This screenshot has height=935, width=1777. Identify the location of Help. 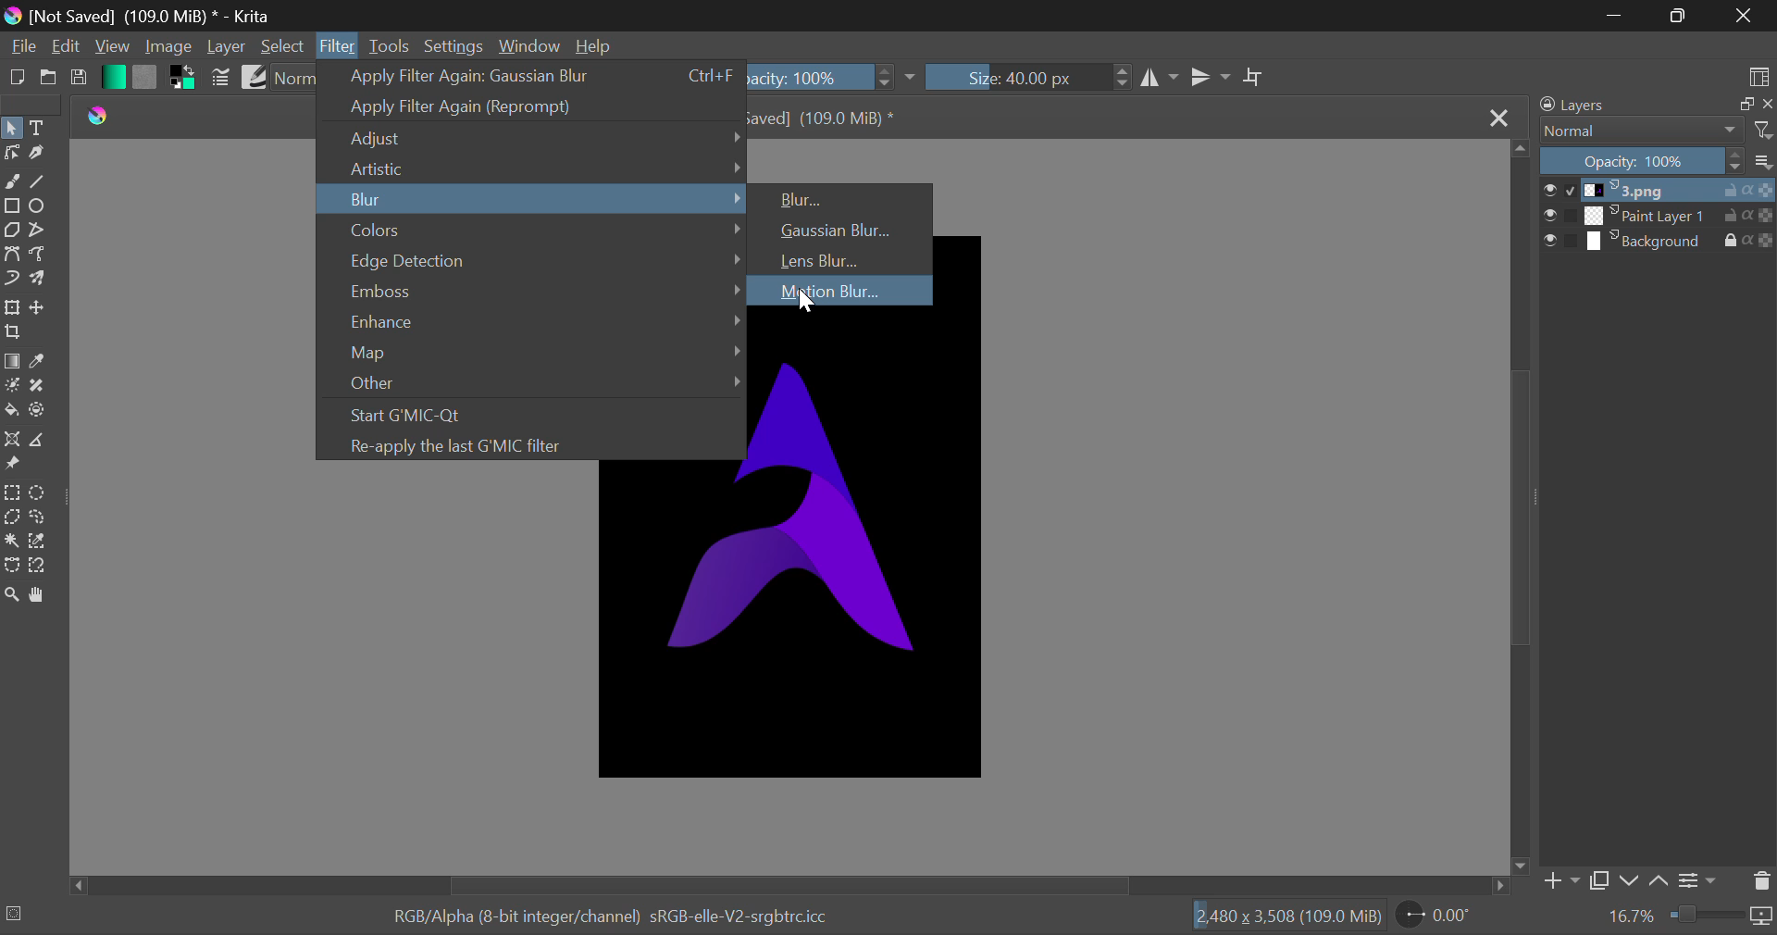
(596, 45).